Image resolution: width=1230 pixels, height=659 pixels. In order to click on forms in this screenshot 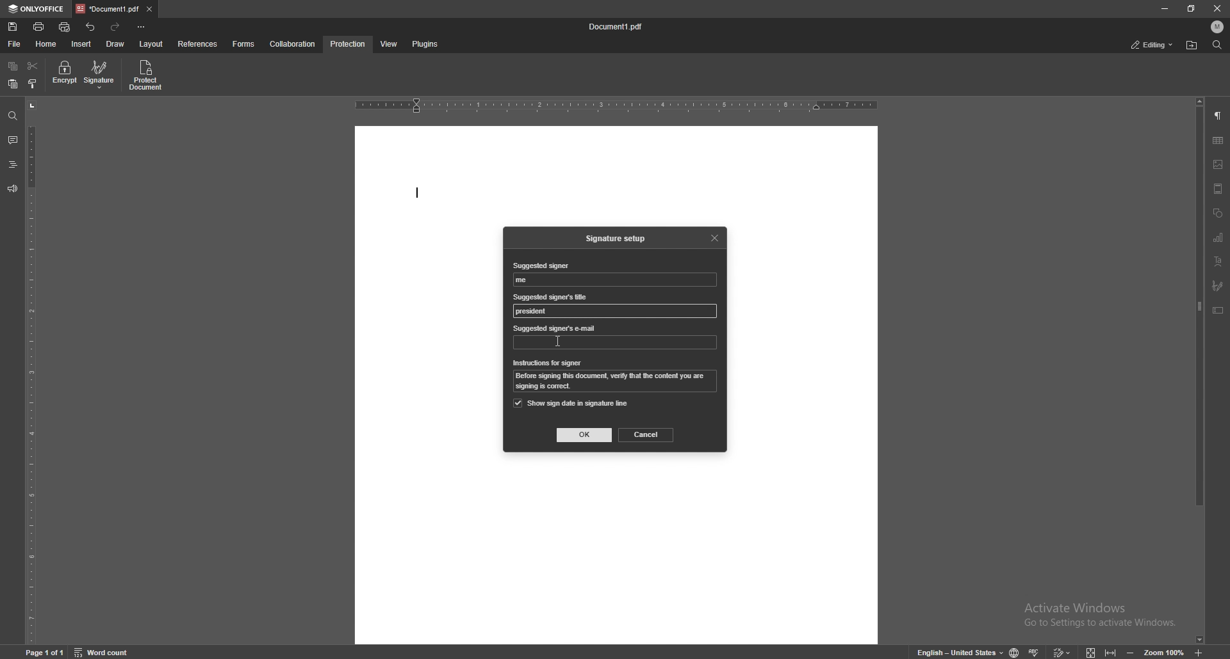, I will do `click(245, 44)`.